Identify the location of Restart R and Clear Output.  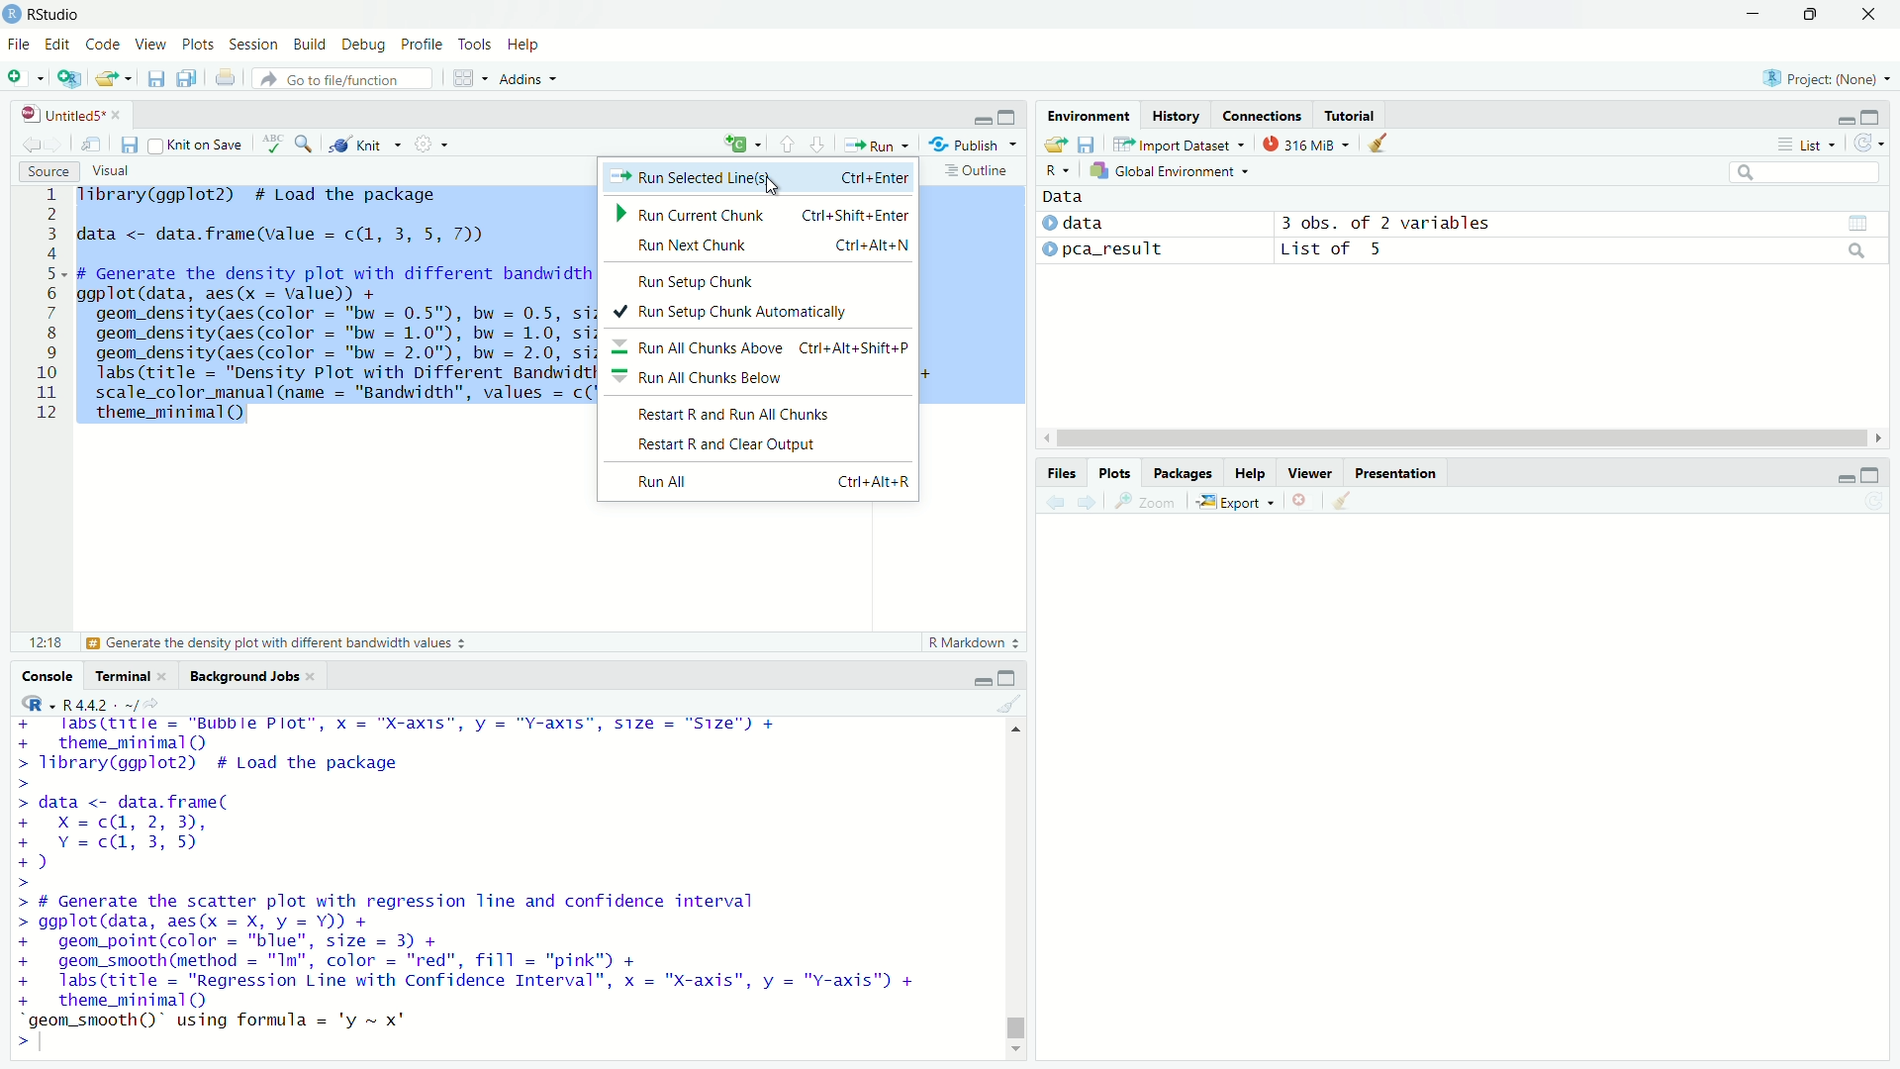
(758, 446).